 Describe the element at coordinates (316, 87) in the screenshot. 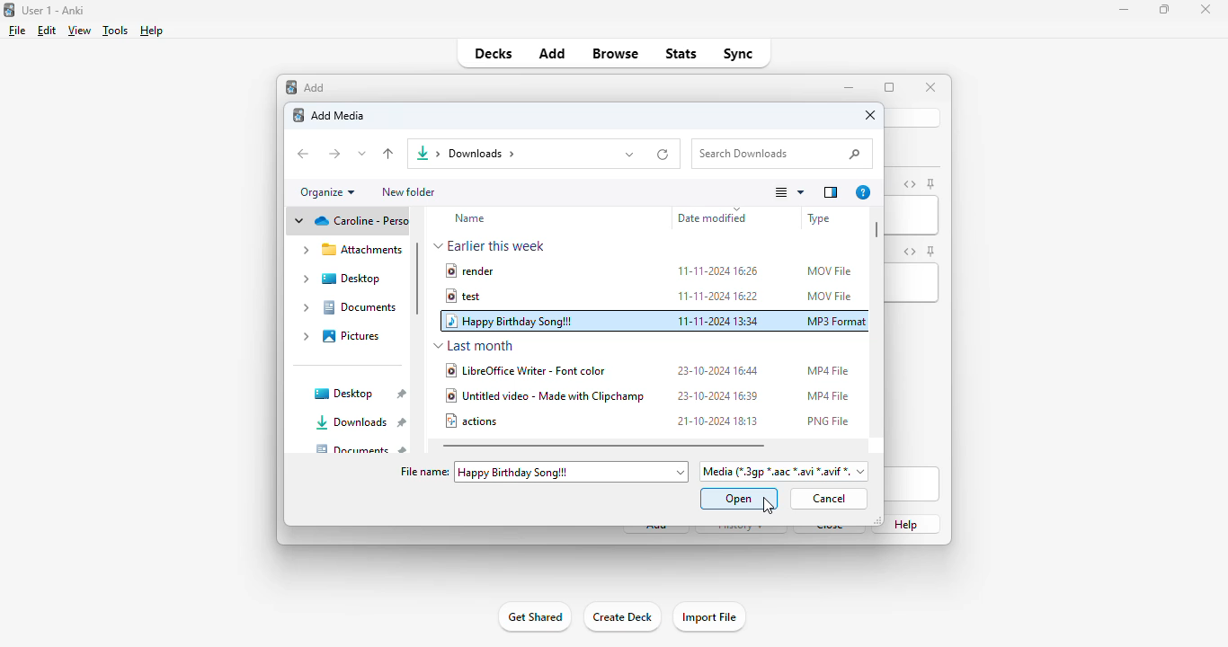

I see `add` at that location.